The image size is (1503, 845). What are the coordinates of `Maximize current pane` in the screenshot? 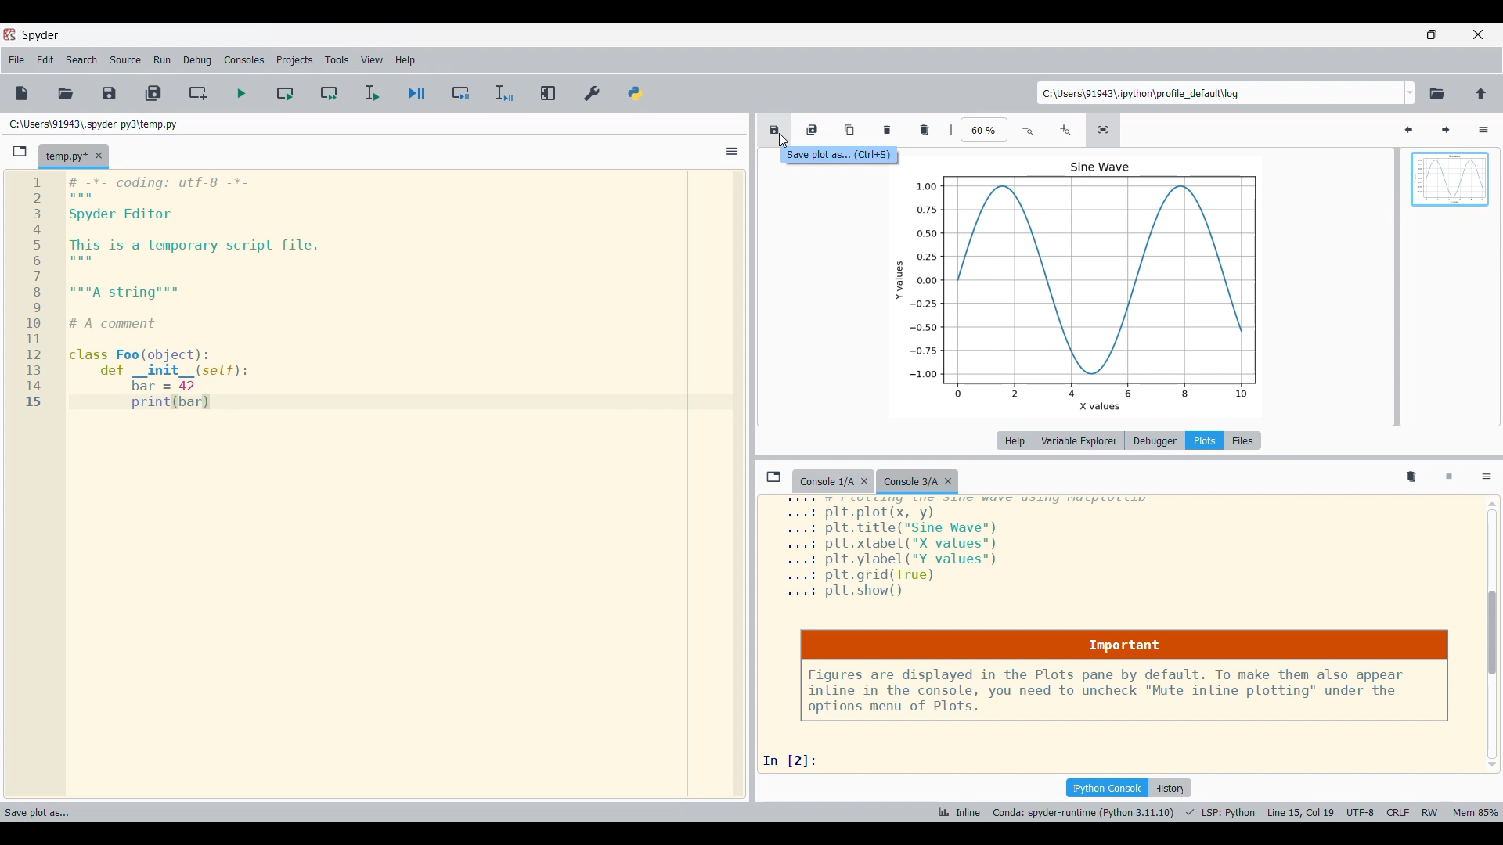 It's located at (549, 92).